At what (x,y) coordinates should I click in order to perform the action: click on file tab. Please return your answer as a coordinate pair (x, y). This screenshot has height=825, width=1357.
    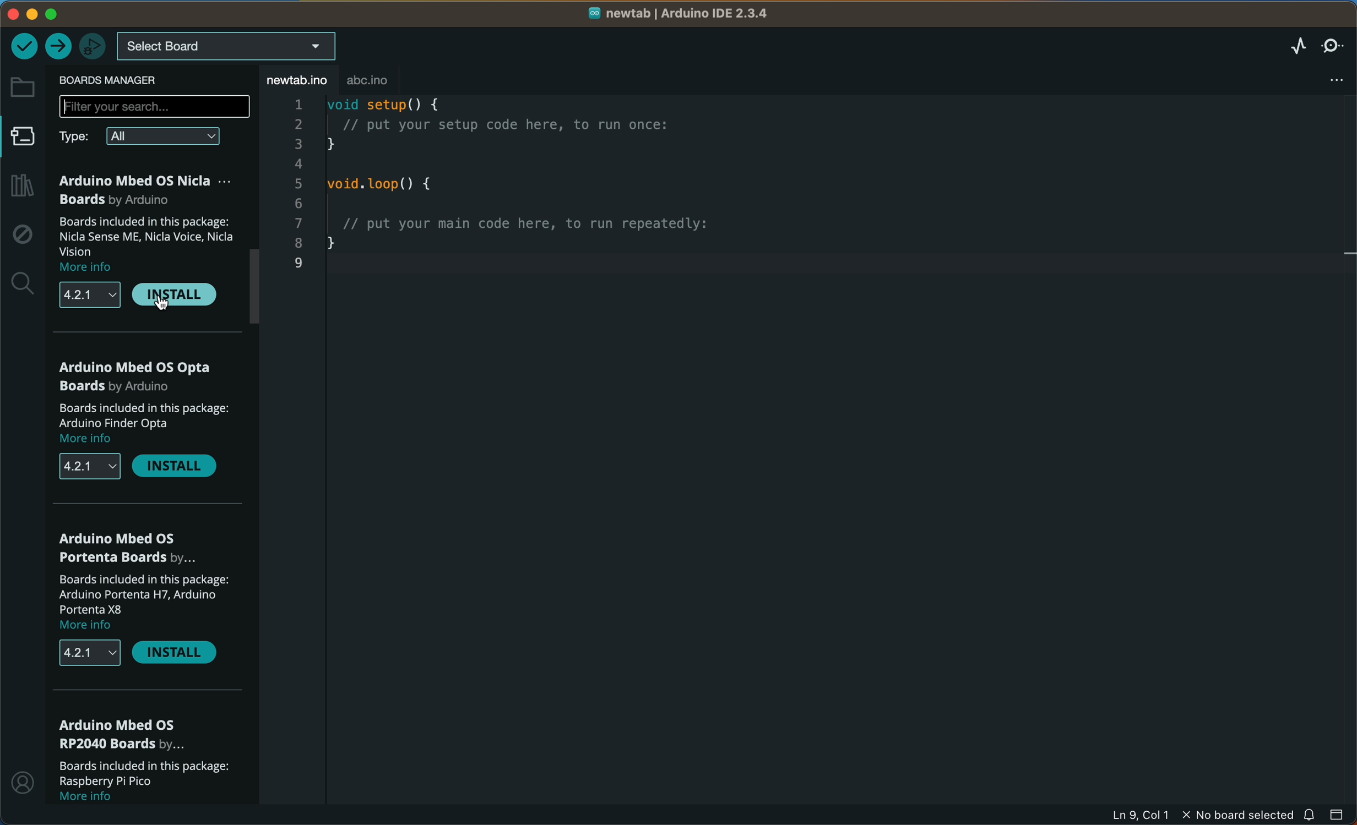
    Looking at the image, I should click on (298, 80).